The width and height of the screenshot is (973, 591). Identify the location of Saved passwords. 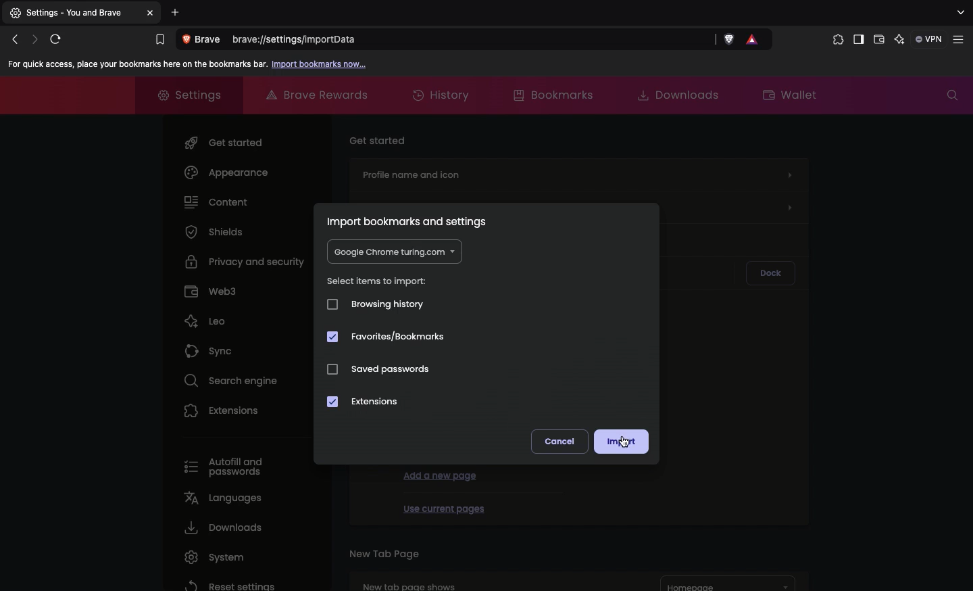
(391, 369).